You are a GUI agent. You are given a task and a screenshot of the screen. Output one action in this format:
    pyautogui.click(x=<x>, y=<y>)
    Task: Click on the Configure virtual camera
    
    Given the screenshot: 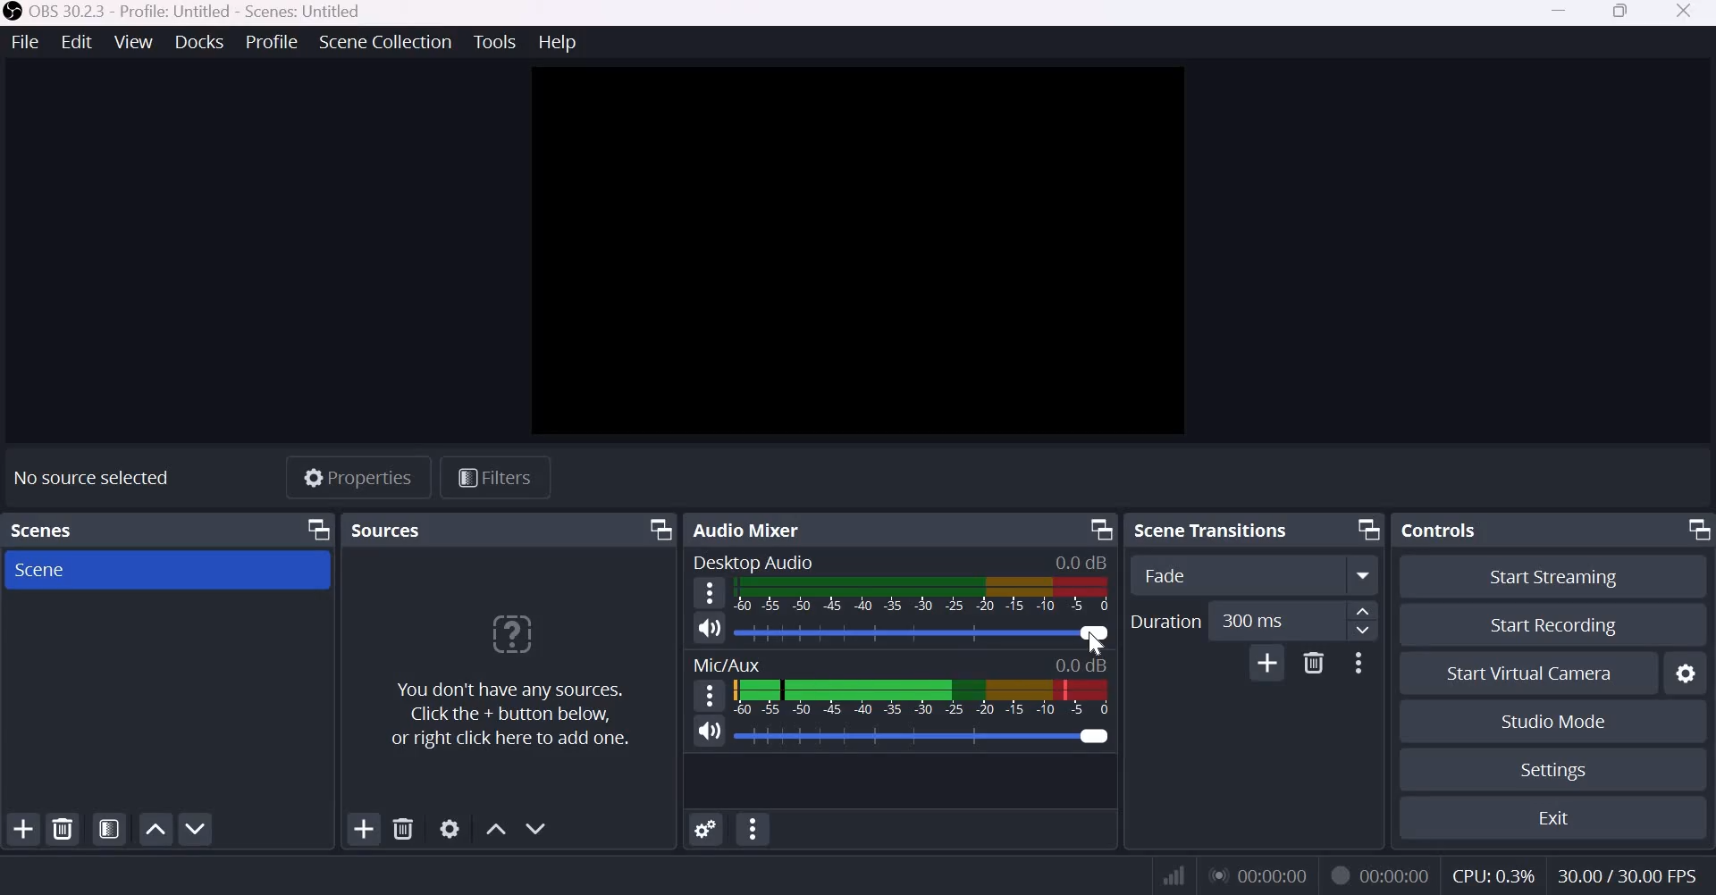 What is the action you would take?
    pyautogui.click(x=1687, y=673)
    